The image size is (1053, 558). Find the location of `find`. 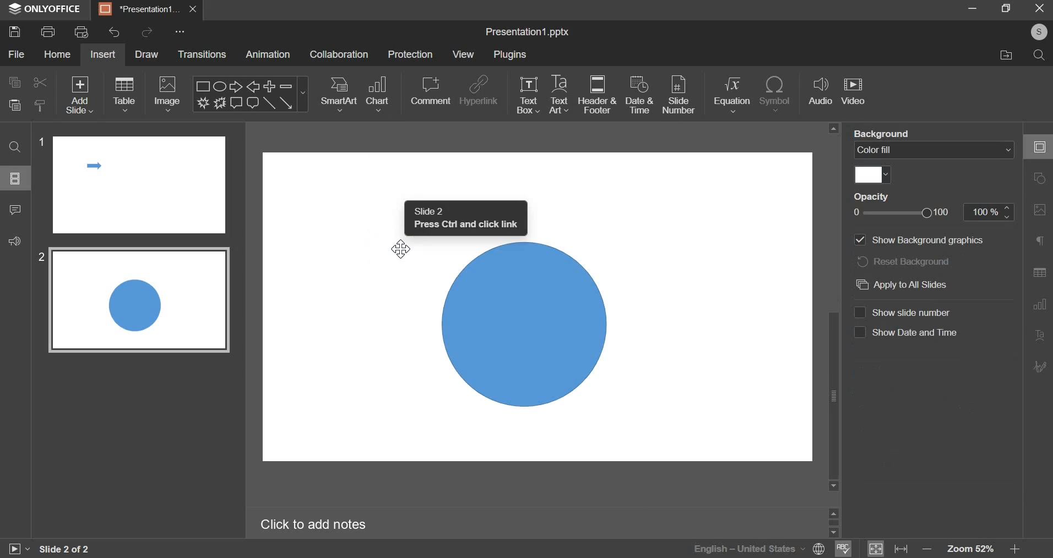

find is located at coordinates (14, 146).